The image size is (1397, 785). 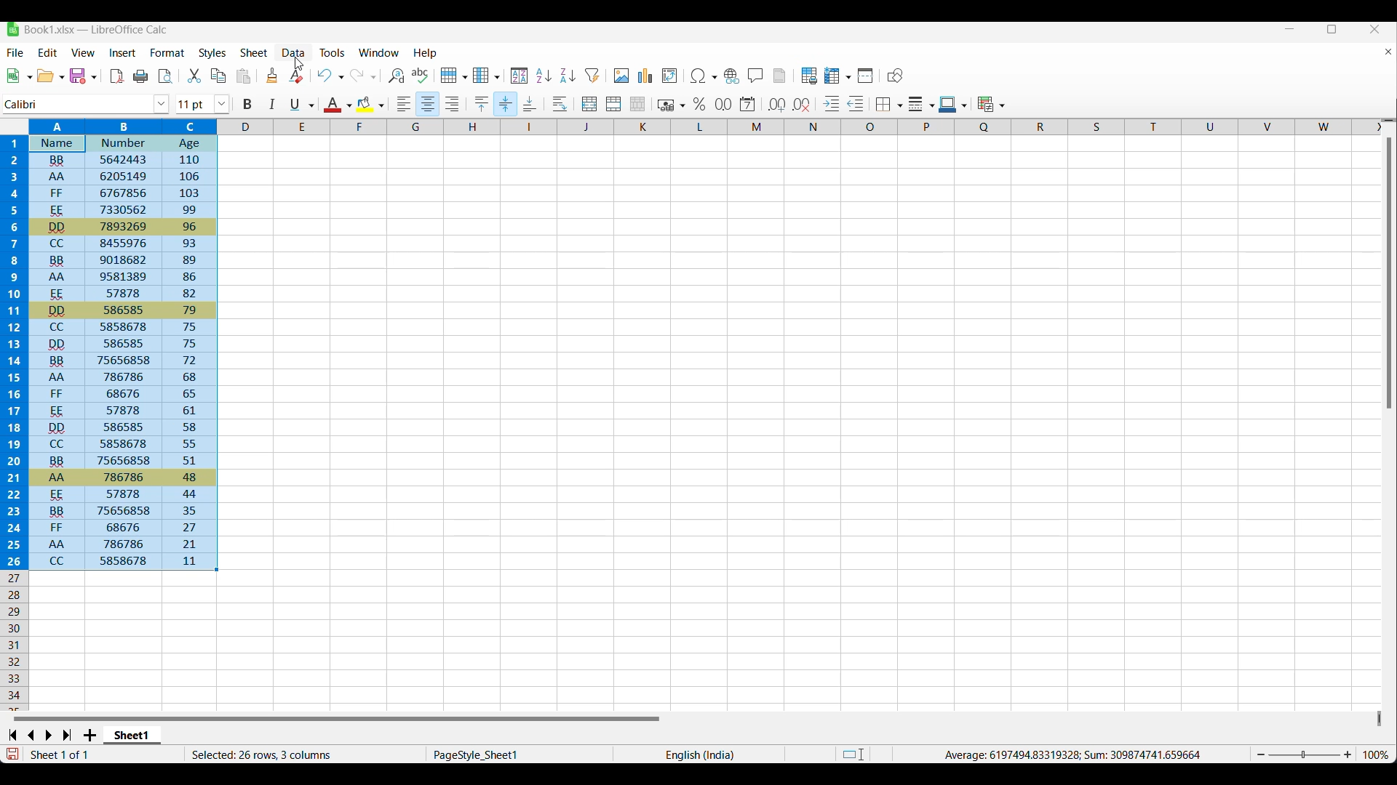 I want to click on File menu, so click(x=16, y=52).